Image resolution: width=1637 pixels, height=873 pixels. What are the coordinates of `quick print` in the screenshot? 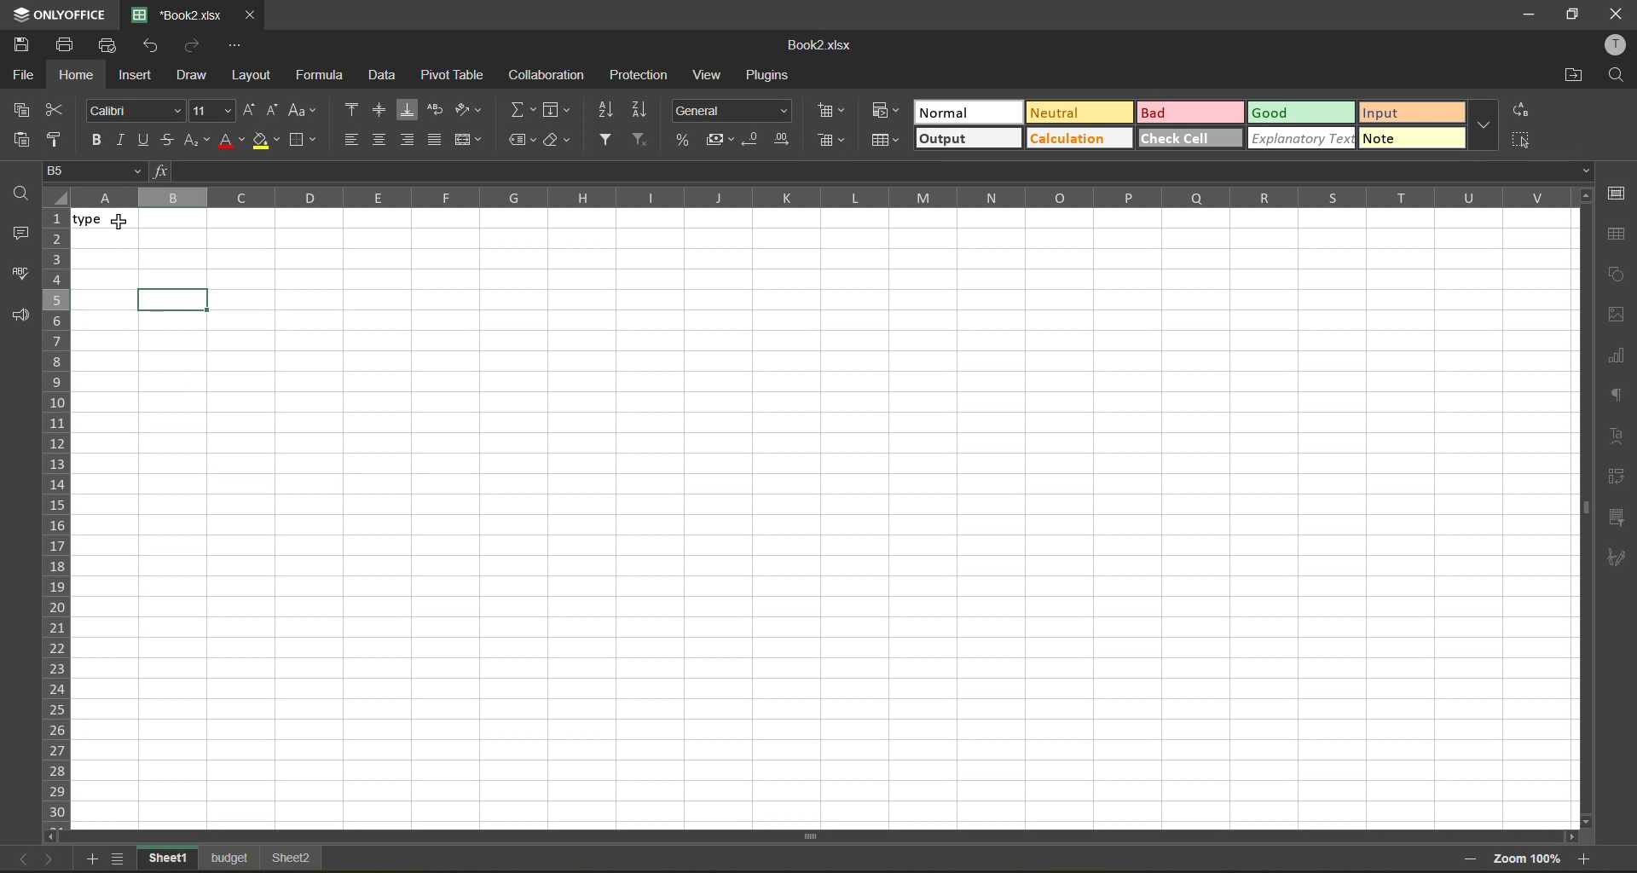 It's located at (108, 46).